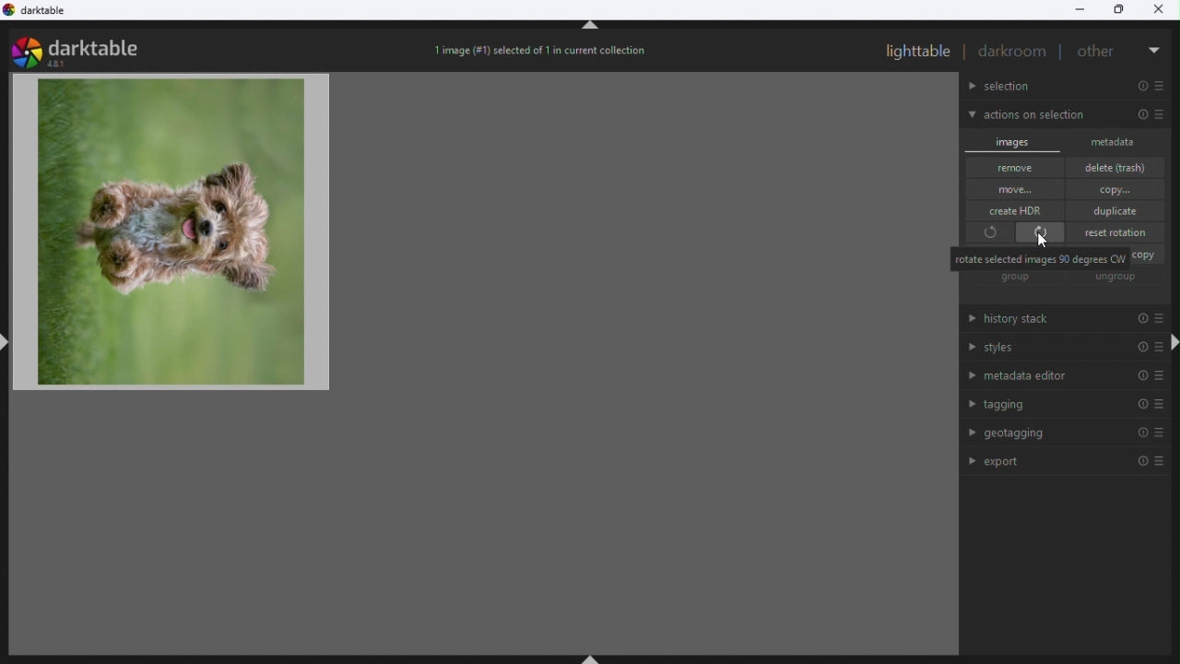  What do you see at coordinates (1119, 231) in the screenshot?
I see `reset rotation` at bounding box center [1119, 231].